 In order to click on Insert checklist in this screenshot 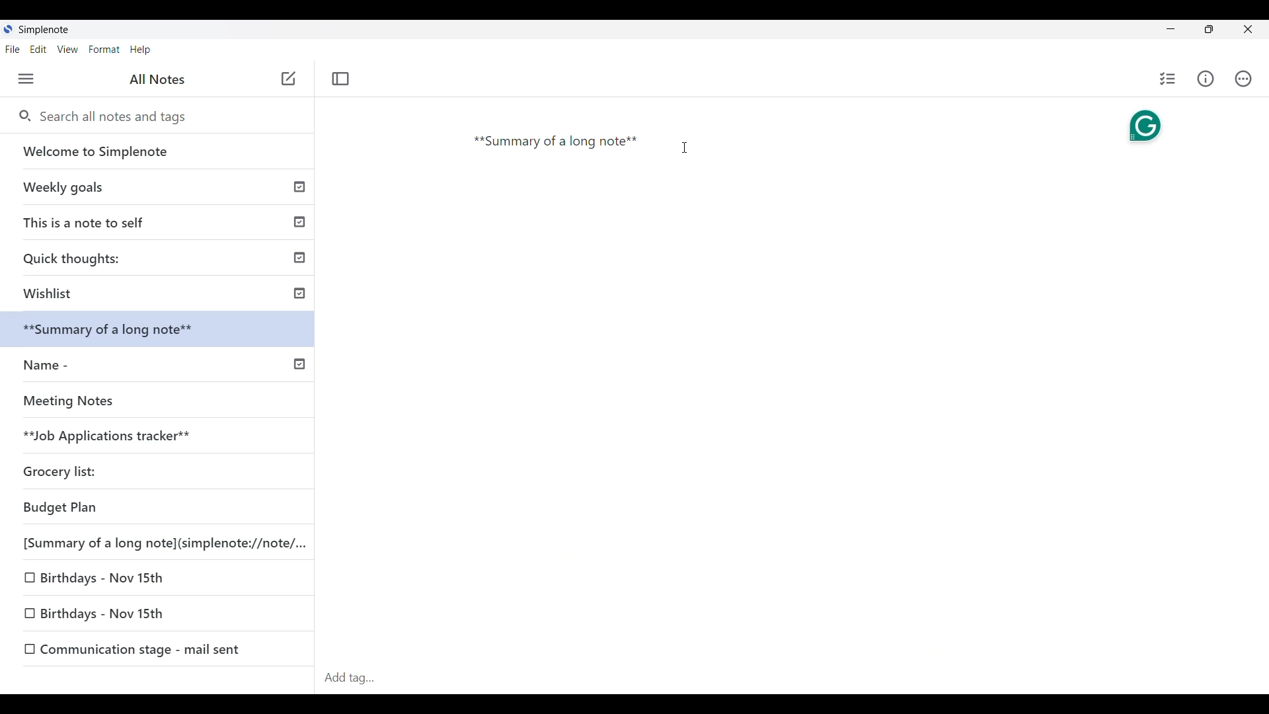, I will do `click(1169, 79)`.